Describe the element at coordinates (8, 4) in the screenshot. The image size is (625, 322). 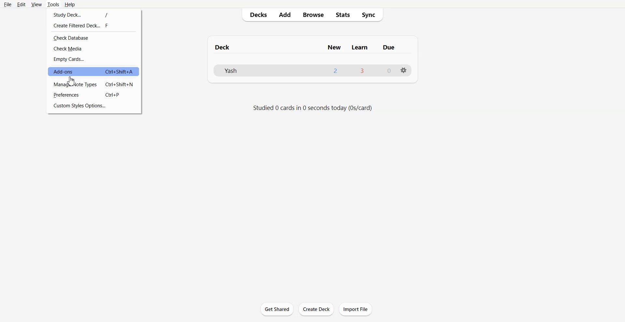
I see `File` at that location.